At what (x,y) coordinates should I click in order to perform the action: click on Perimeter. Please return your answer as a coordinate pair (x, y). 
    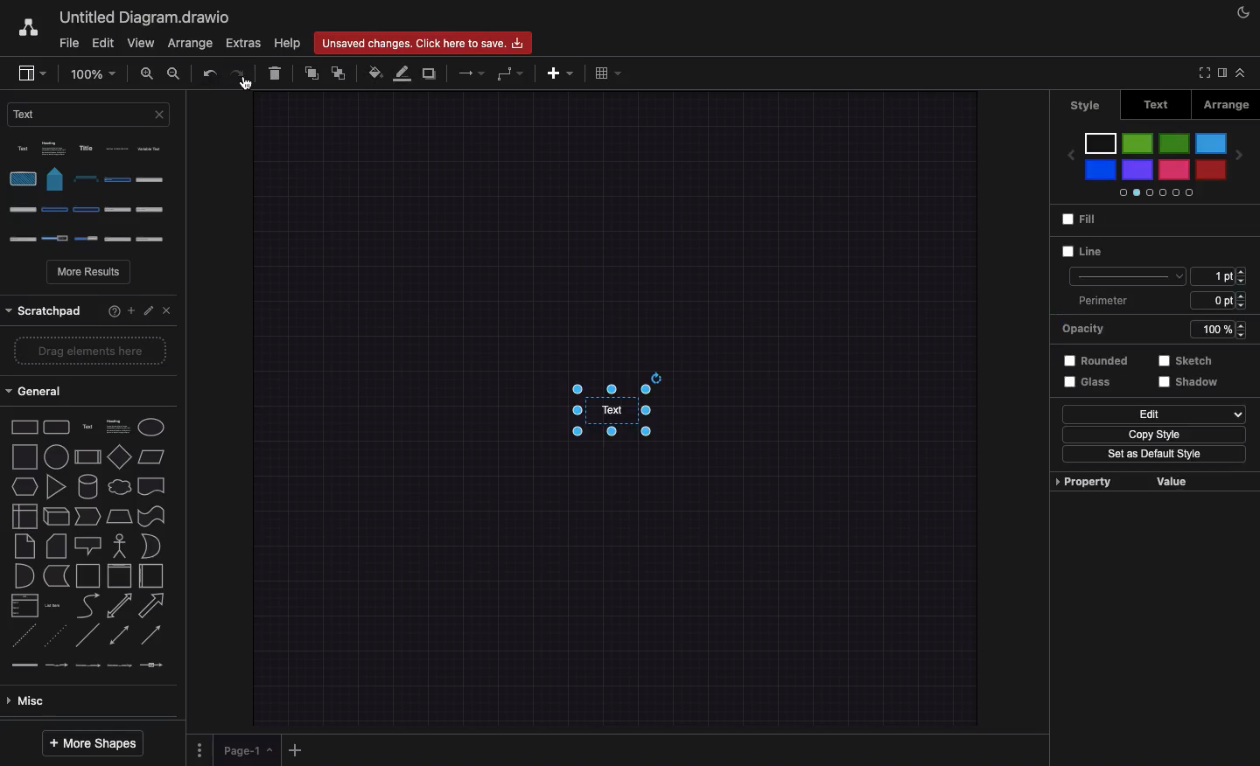
    Looking at the image, I should click on (1158, 301).